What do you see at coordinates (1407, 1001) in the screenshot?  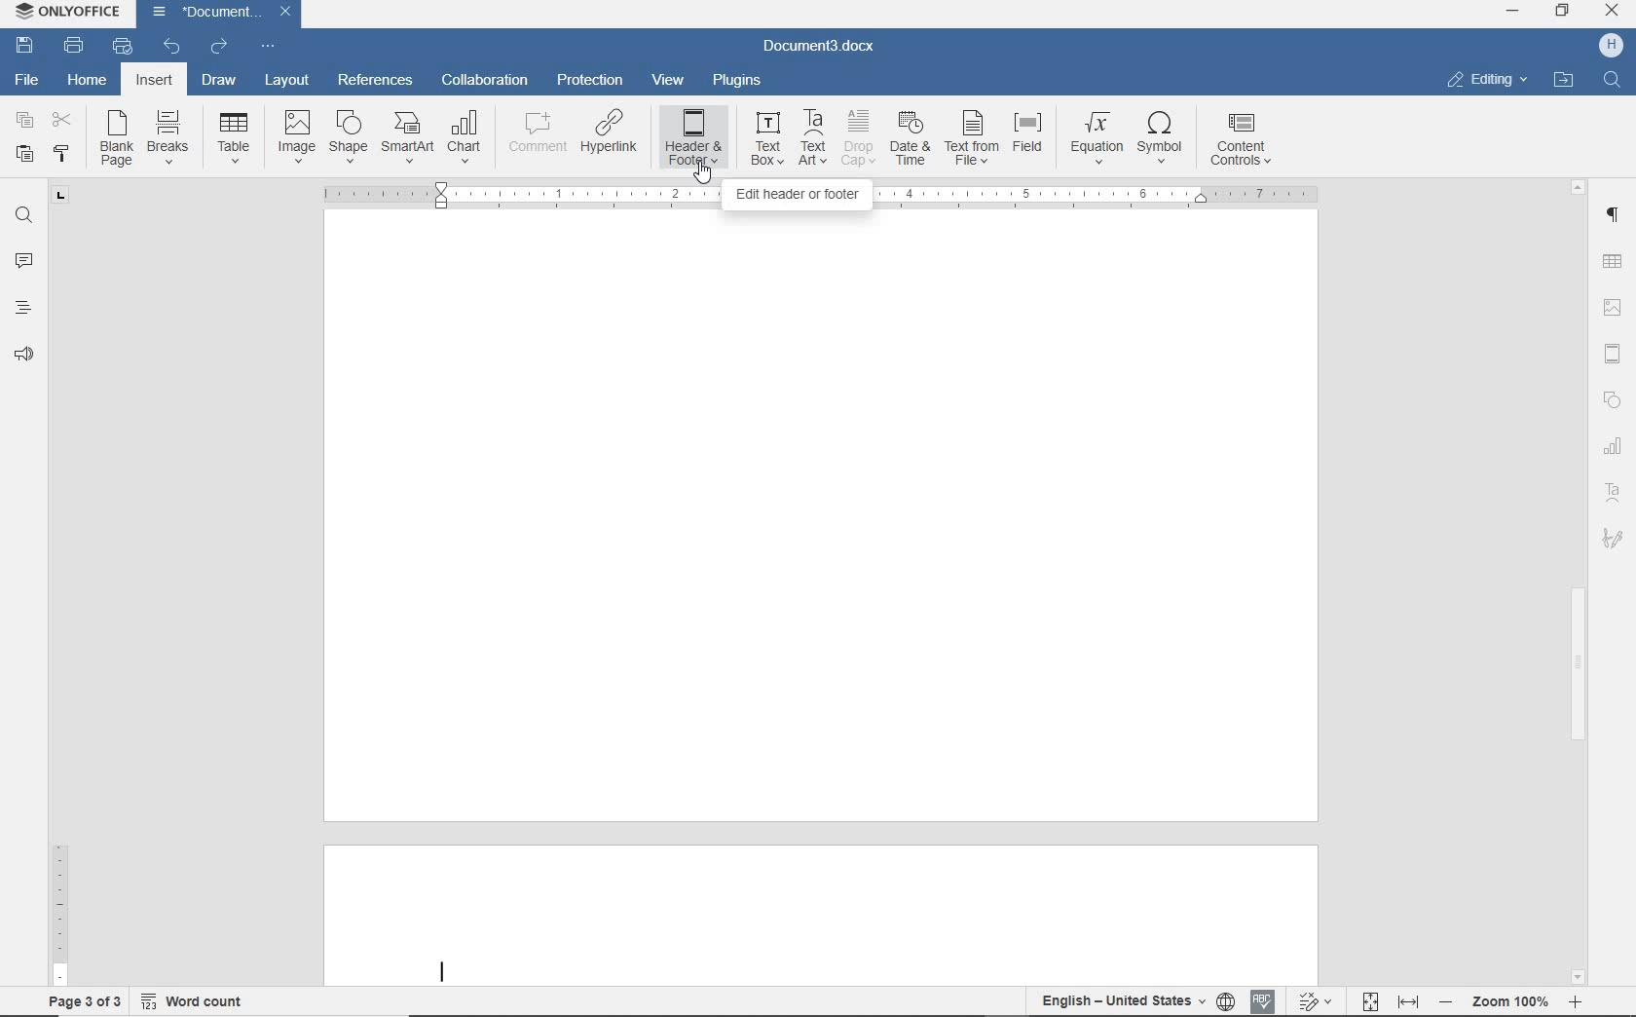 I see `FIT TO WIDTH` at bounding box center [1407, 1001].